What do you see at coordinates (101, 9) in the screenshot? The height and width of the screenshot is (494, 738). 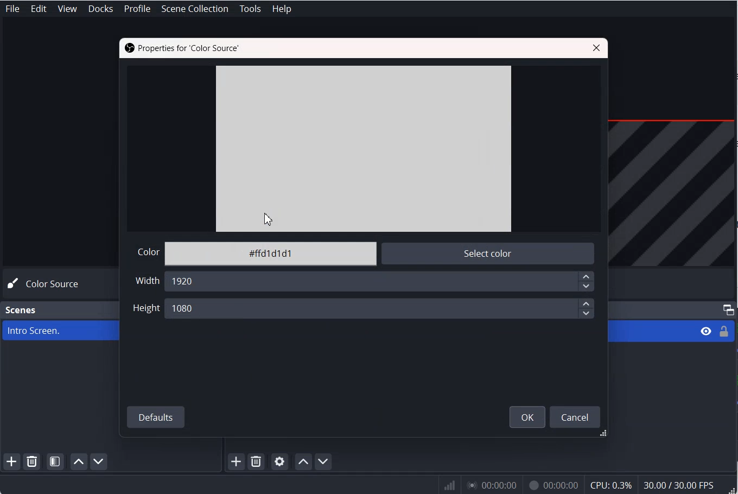 I see `Docks` at bounding box center [101, 9].